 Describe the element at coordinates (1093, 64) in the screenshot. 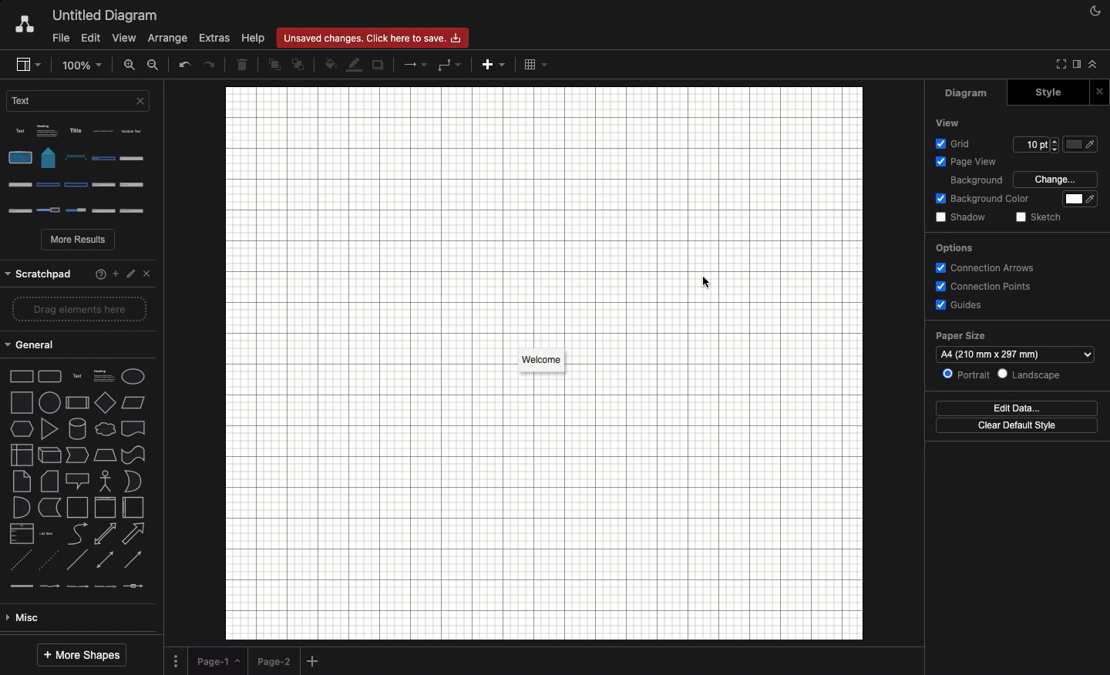

I see `Collapse` at that location.